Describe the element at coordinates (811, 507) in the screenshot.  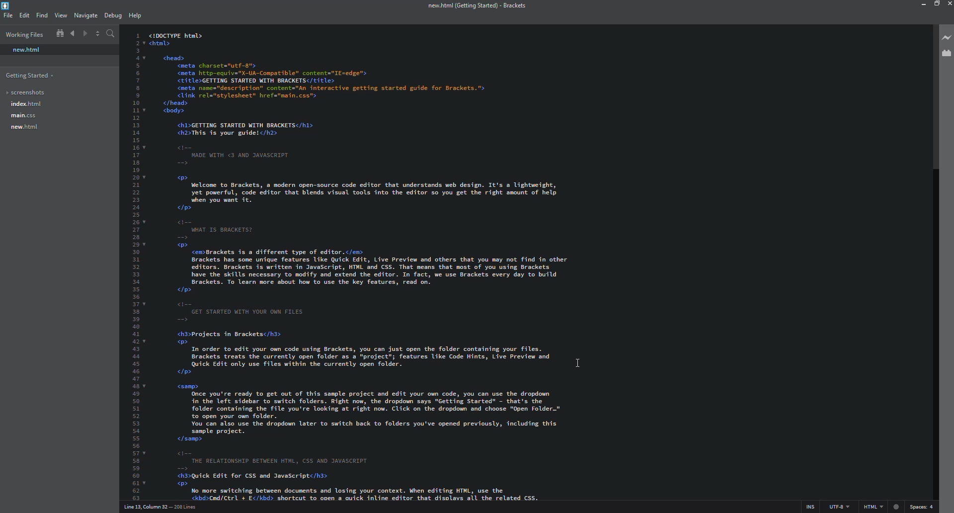
I see `ins` at that location.